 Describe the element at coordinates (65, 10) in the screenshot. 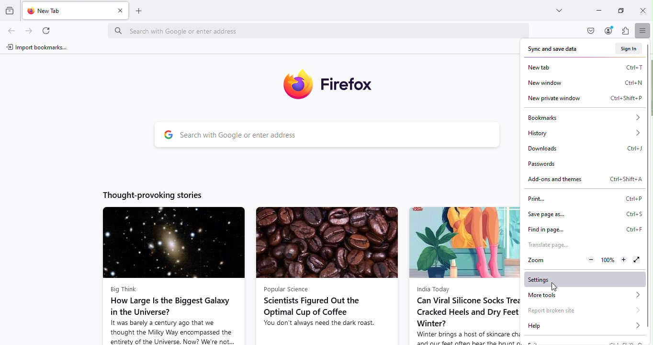

I see `New tab` at that location.